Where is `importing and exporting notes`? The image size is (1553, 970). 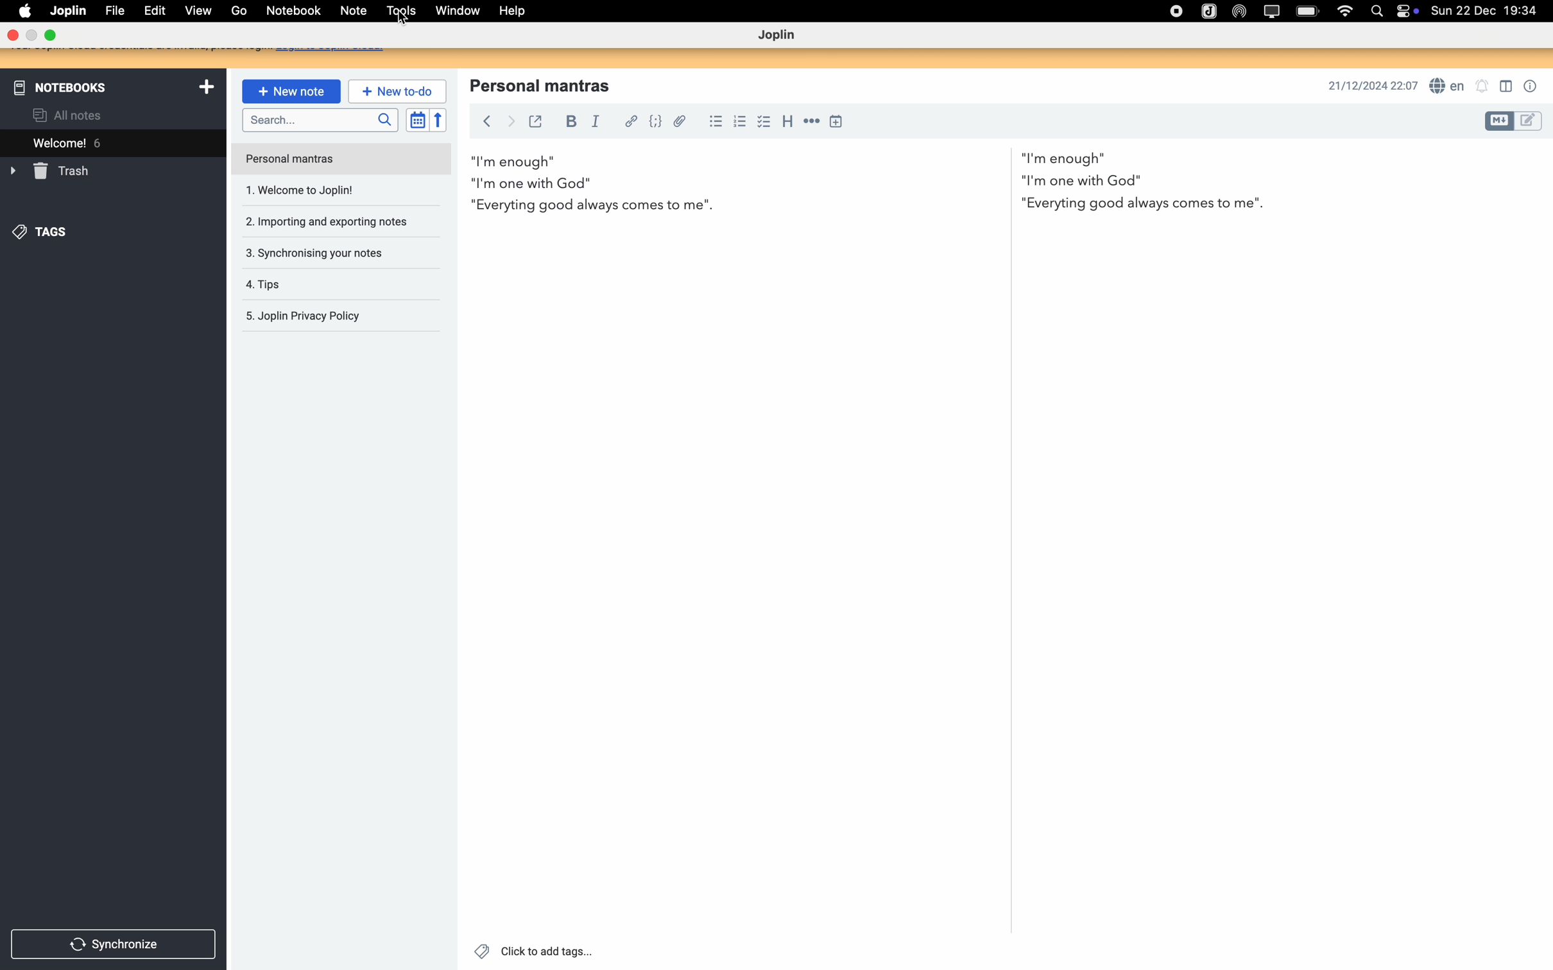 importing and exporting notes is located at coordinates (323, 223).